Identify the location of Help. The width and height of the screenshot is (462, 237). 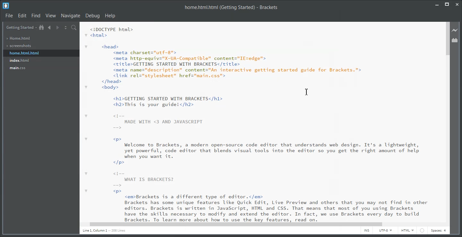
(110, 16).